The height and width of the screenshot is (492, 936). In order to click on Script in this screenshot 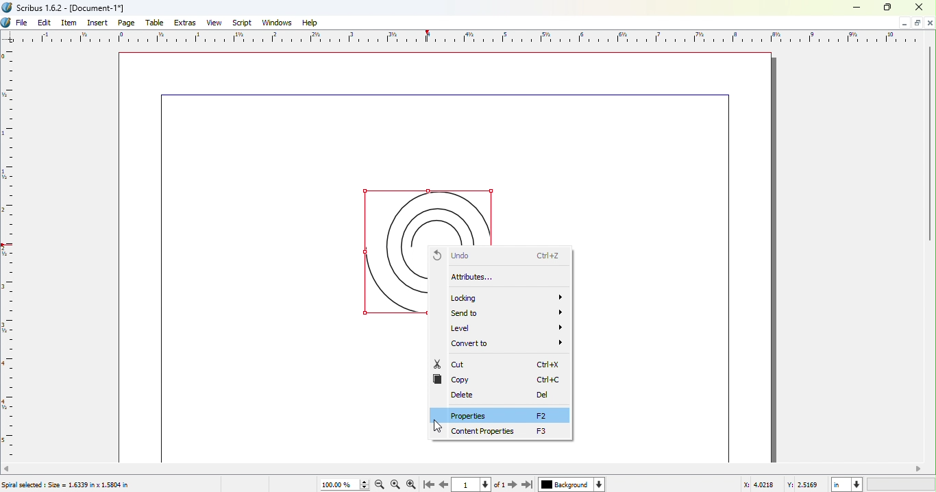, I will do `click(242, 22)`.